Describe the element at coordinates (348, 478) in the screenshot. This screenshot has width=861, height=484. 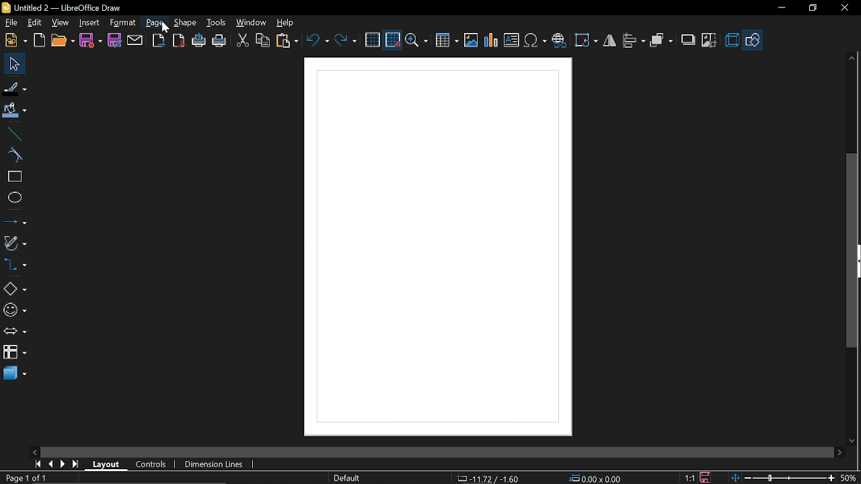
I see `Page Style` at that location.